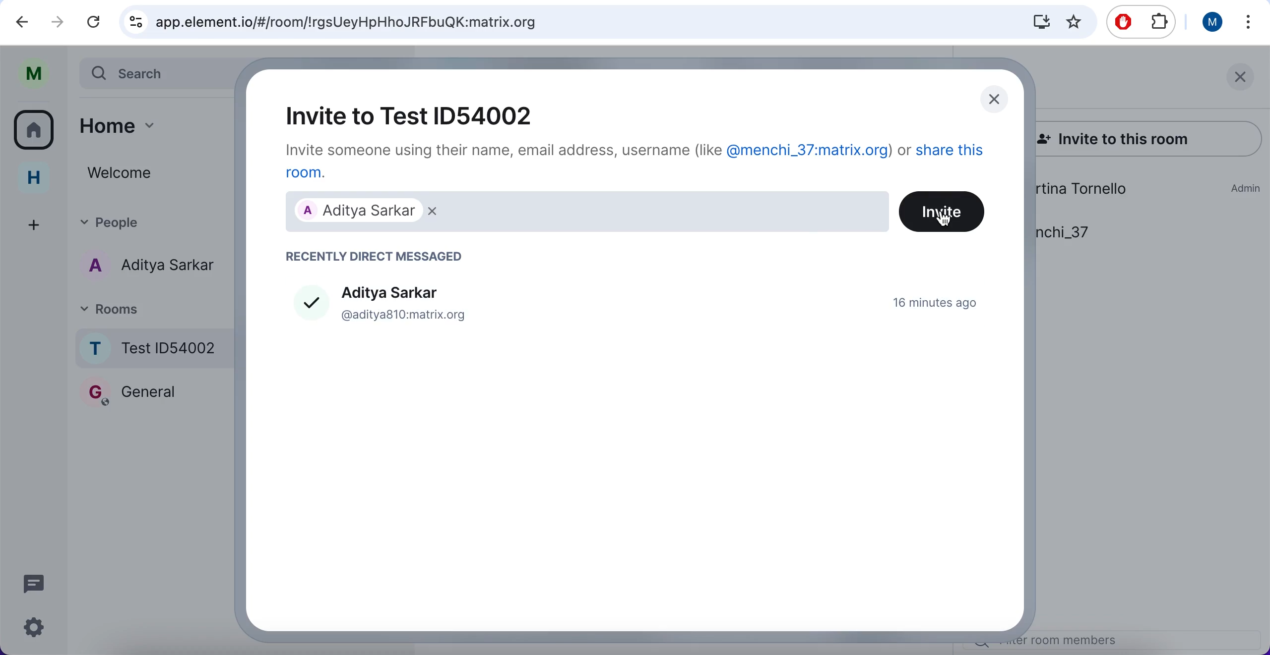  What do you see at coordinates (152, 124) in the screenshot?
I see `home` at bounding box center [152, 124].